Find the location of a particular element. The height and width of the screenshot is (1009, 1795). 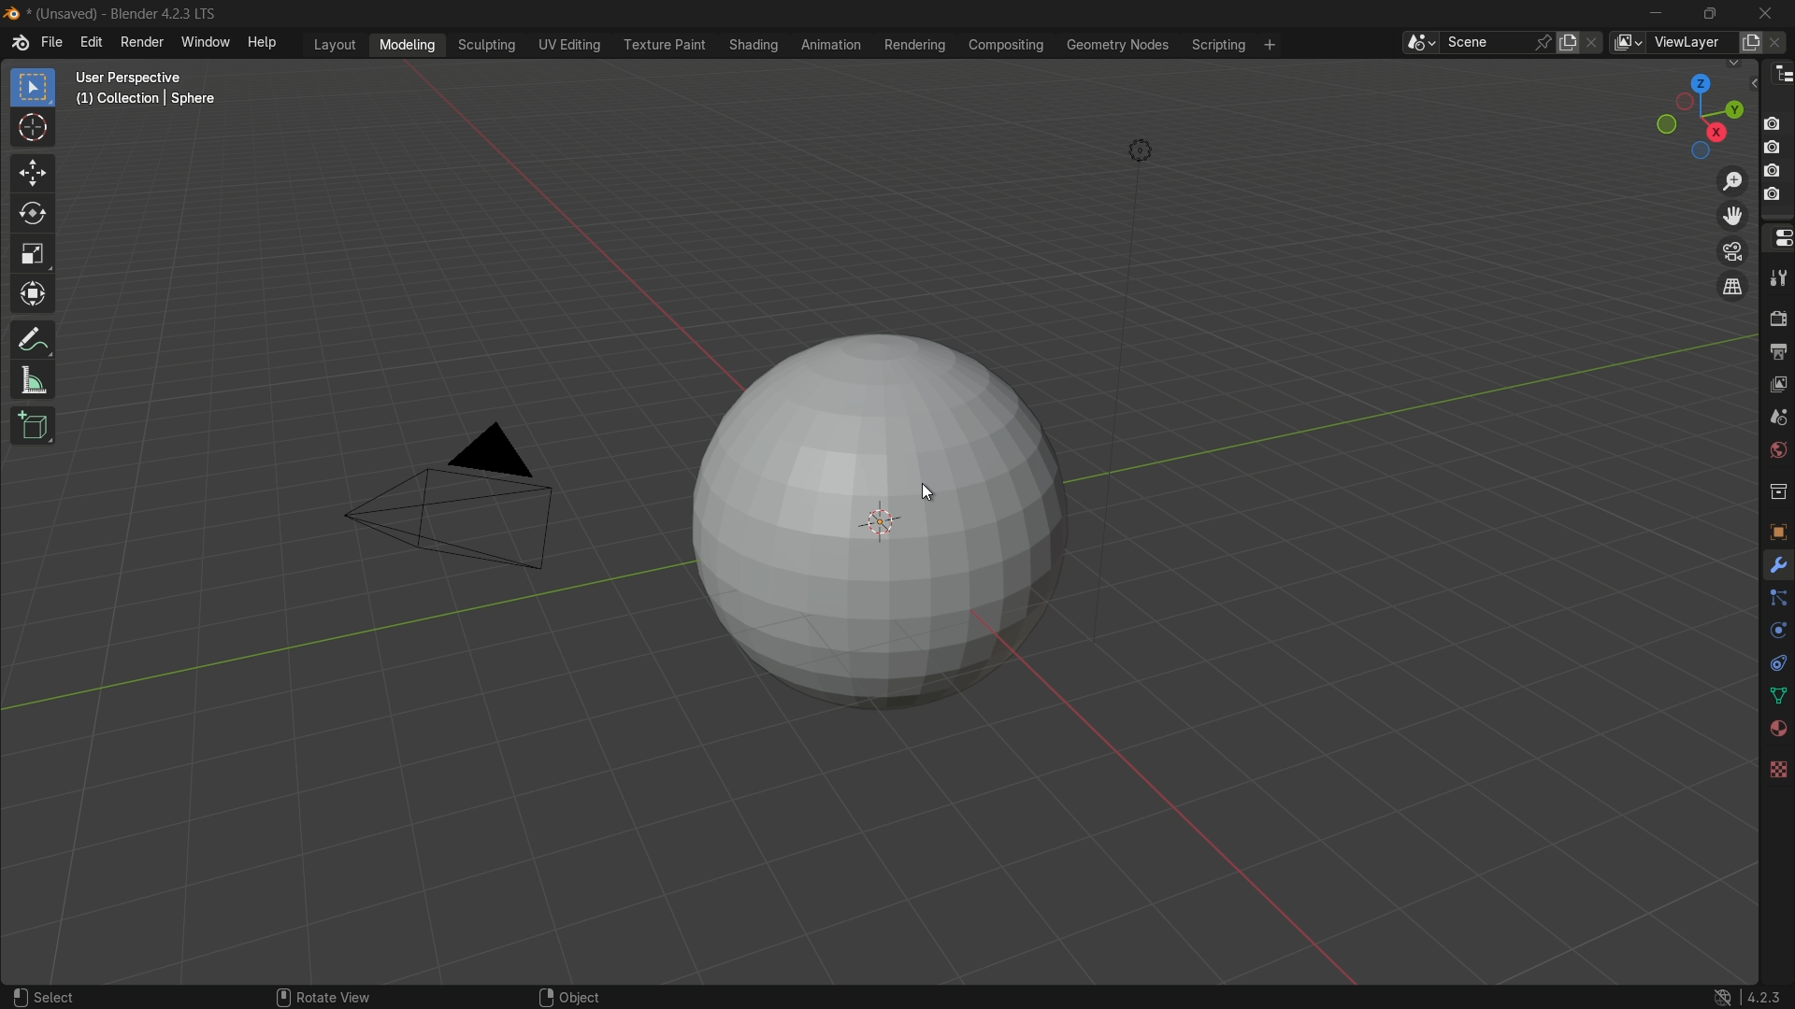

particles is located at coordinates (1778, 603).